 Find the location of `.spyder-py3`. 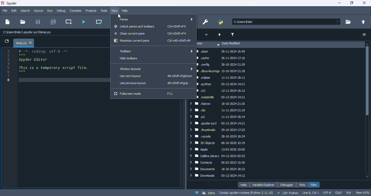

.spyder-py3 is located at coordinates (218, 123).